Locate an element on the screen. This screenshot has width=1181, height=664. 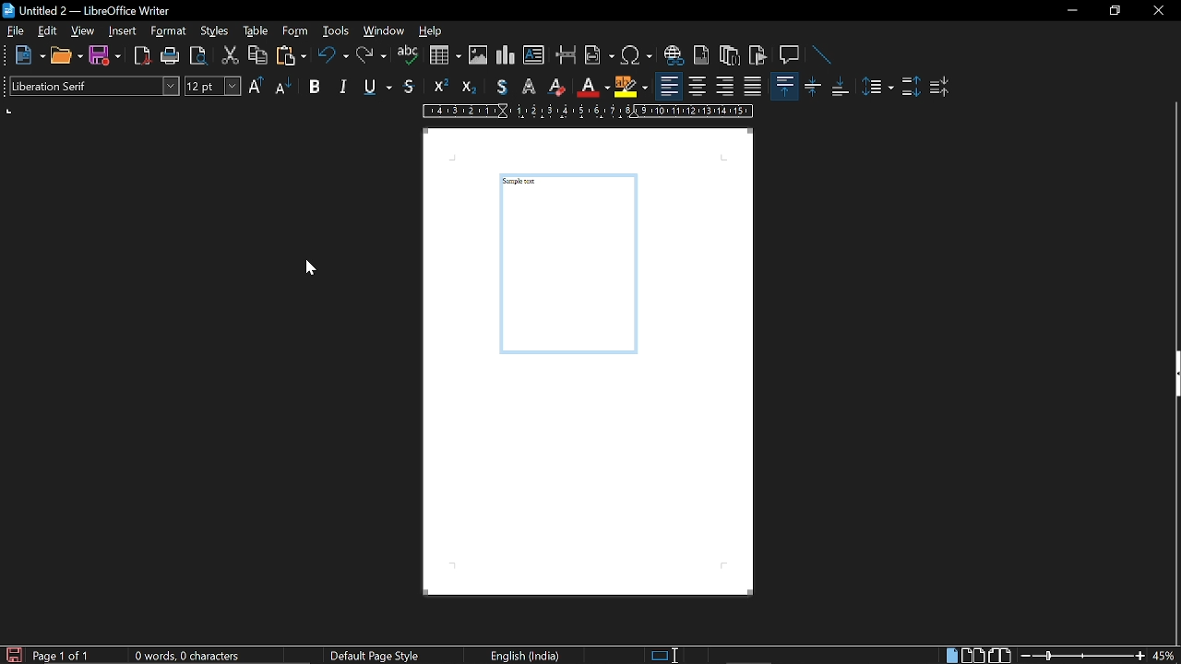
0 words 0 character is located at coordinates (185, 656).